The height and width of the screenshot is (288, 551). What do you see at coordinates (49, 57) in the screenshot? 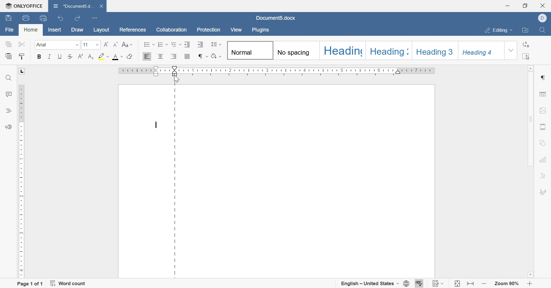
I see `italic` at bounding box center [49, 57].